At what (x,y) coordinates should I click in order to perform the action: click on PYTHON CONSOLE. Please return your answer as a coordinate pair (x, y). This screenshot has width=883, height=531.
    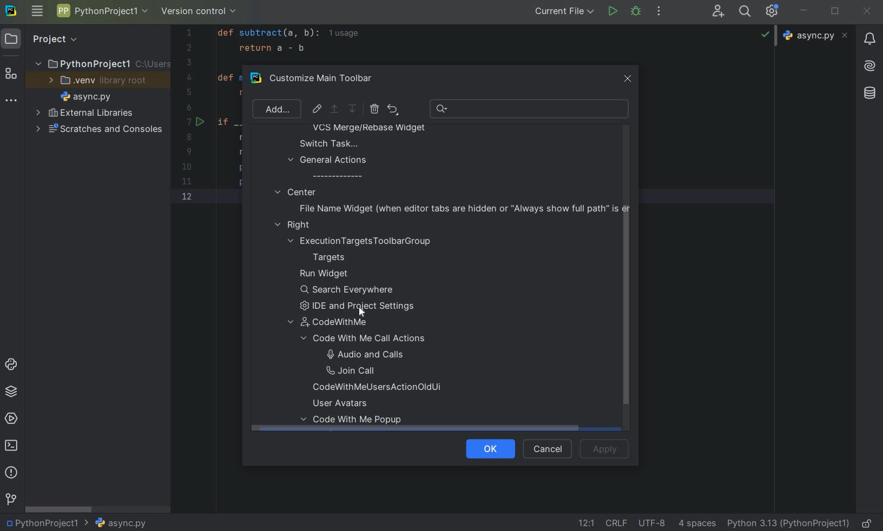
    Looking at the image, I should click on (12, 367).